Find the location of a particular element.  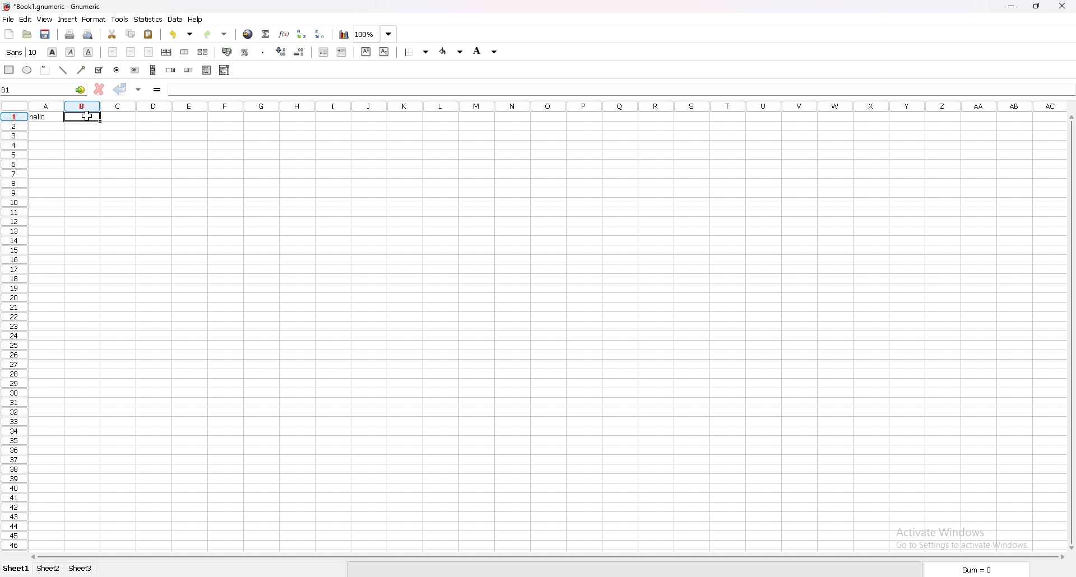

enter formula is located at coordinates (157, 90).